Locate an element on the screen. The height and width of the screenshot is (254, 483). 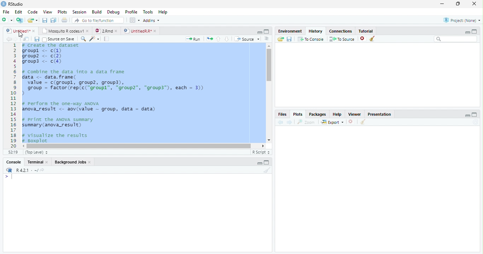
Go to previous section is located at coordinates (218, 39).